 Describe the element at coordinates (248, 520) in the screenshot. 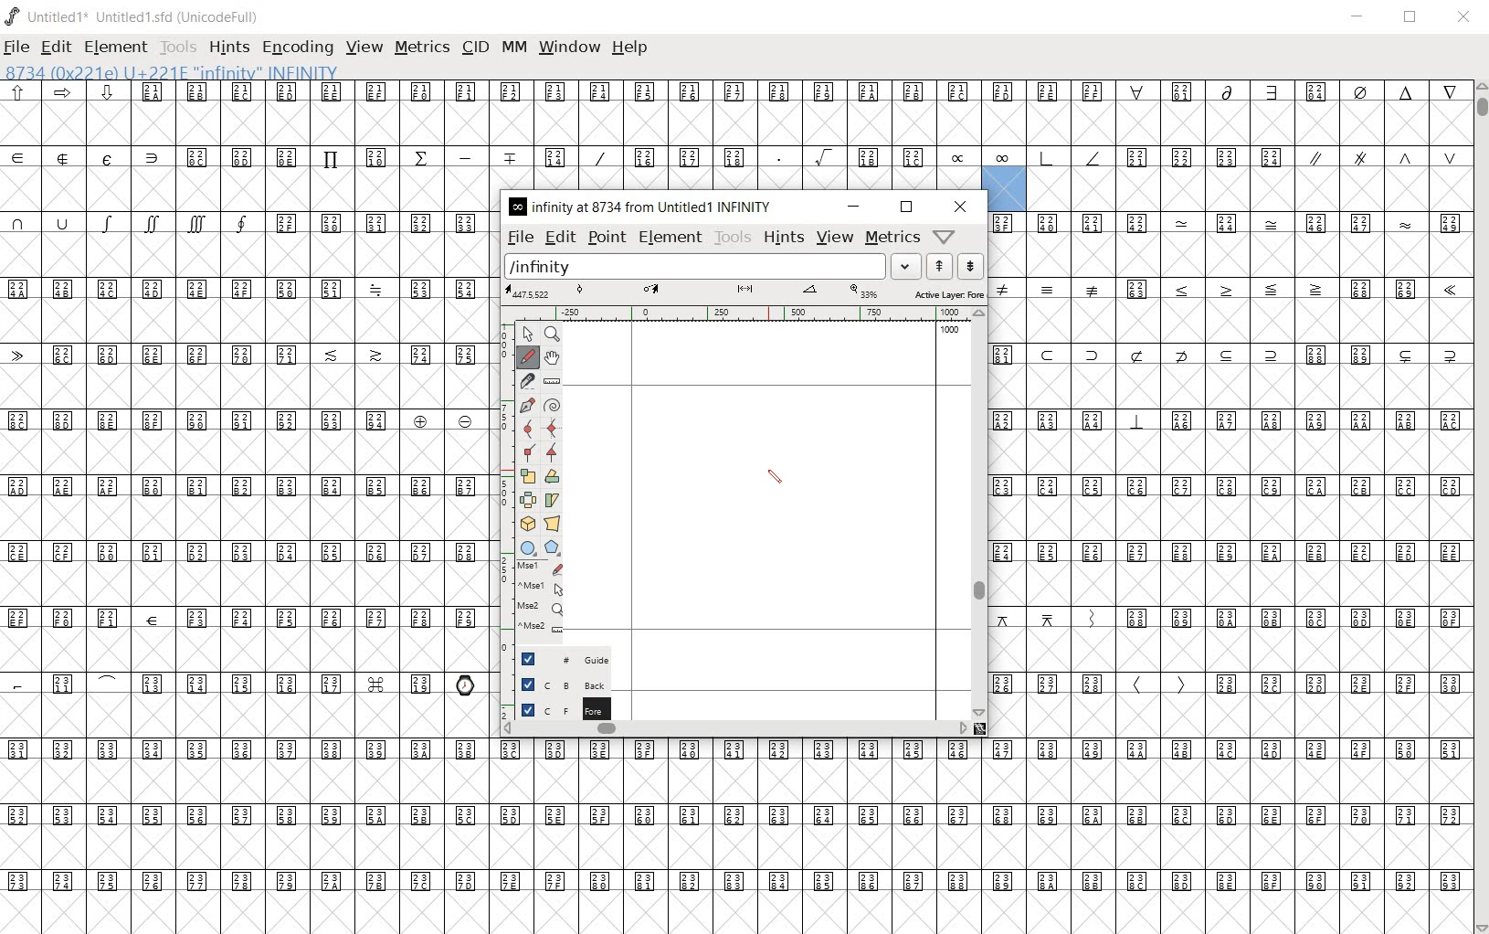

I see `empty glyph slots` at that location.